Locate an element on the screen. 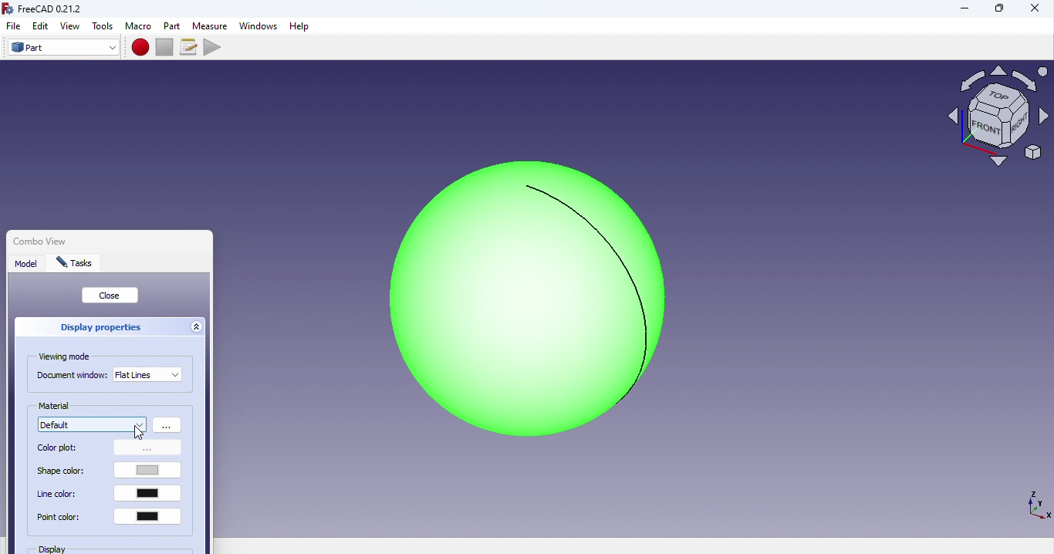 The image size is (1054, 554). Navigation cube is located at coordinates (998, 122).